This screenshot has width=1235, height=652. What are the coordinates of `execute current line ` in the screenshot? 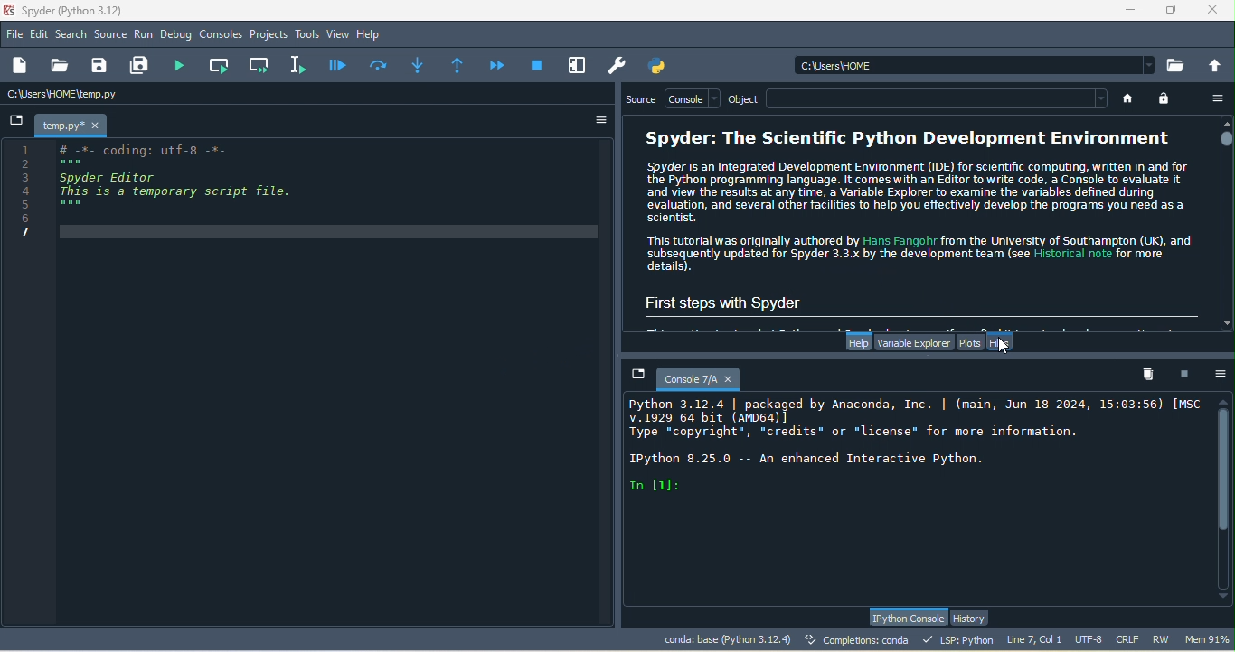 It's located at (380, 64).